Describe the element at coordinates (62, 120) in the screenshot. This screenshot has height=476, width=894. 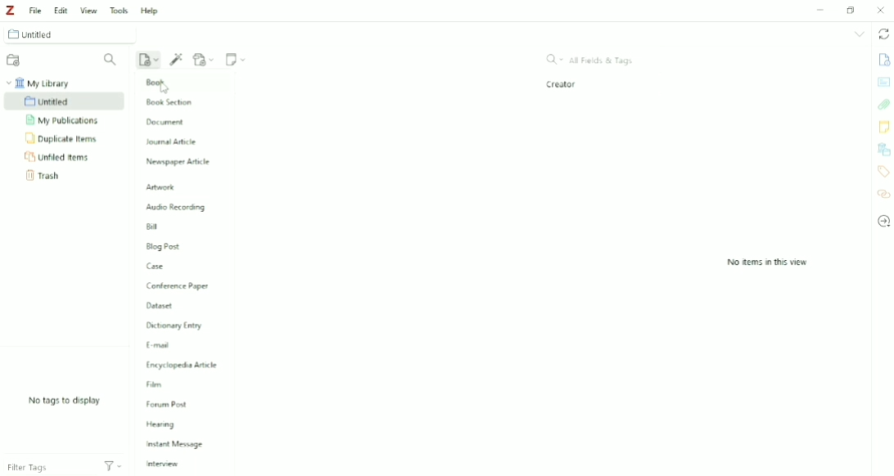
I see `My Publications` at that location.